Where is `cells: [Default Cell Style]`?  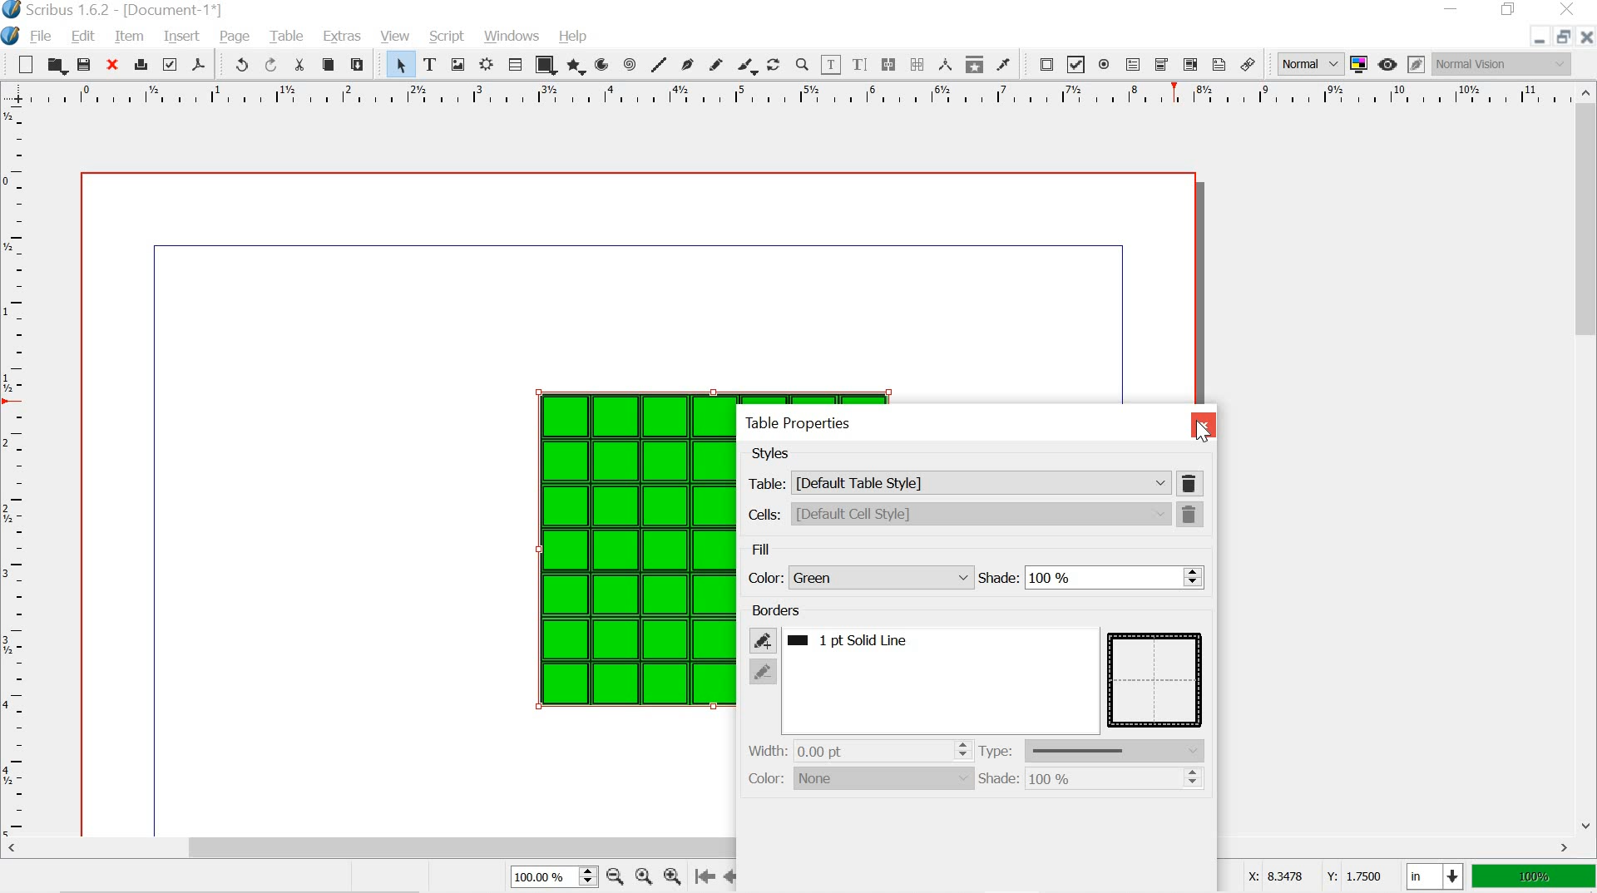
cells: [Default Cell Style] is located at coordinates (958, 514).